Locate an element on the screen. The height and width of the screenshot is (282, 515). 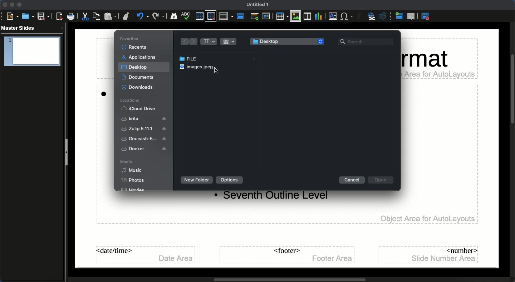
Krita is located at coordinates (144, 119).